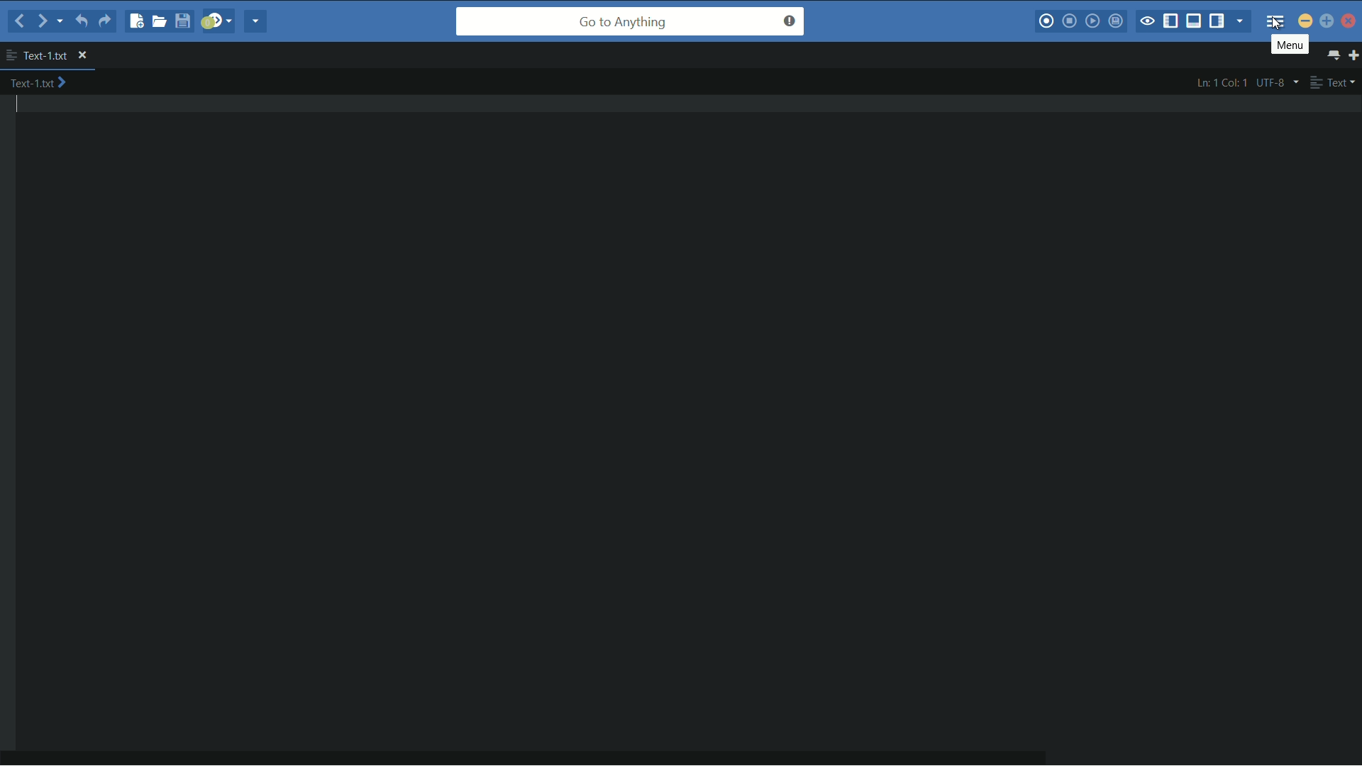  I want to click on text-1.txt, so click(39, 55).